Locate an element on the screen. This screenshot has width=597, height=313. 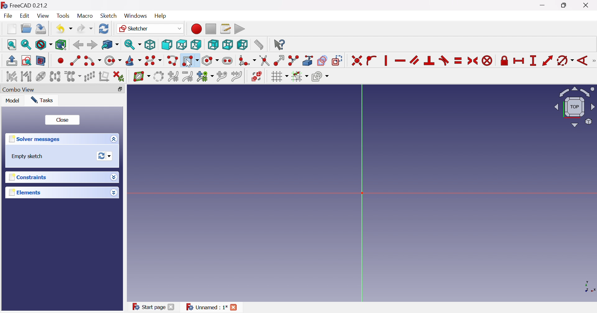
Constrain lock is located at coordinates (503, 61).